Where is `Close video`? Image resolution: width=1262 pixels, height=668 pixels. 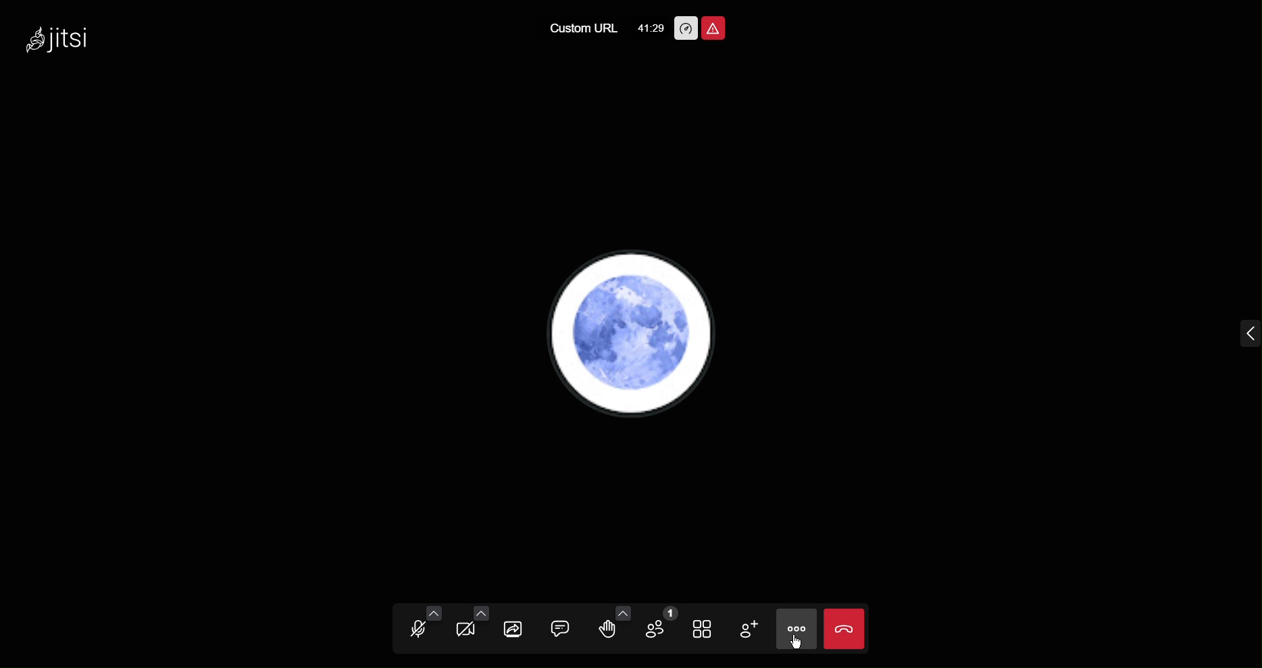
Close video is located at coordinates (846, 628).